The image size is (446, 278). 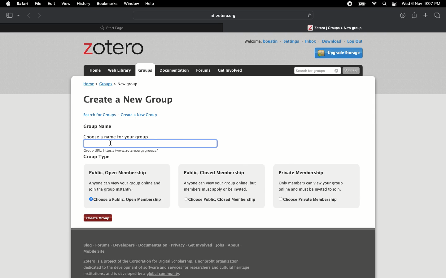 What do you see at coordinates (97, 157) in the screenshot?
I see `Group type` at bounding box center [97, 157].